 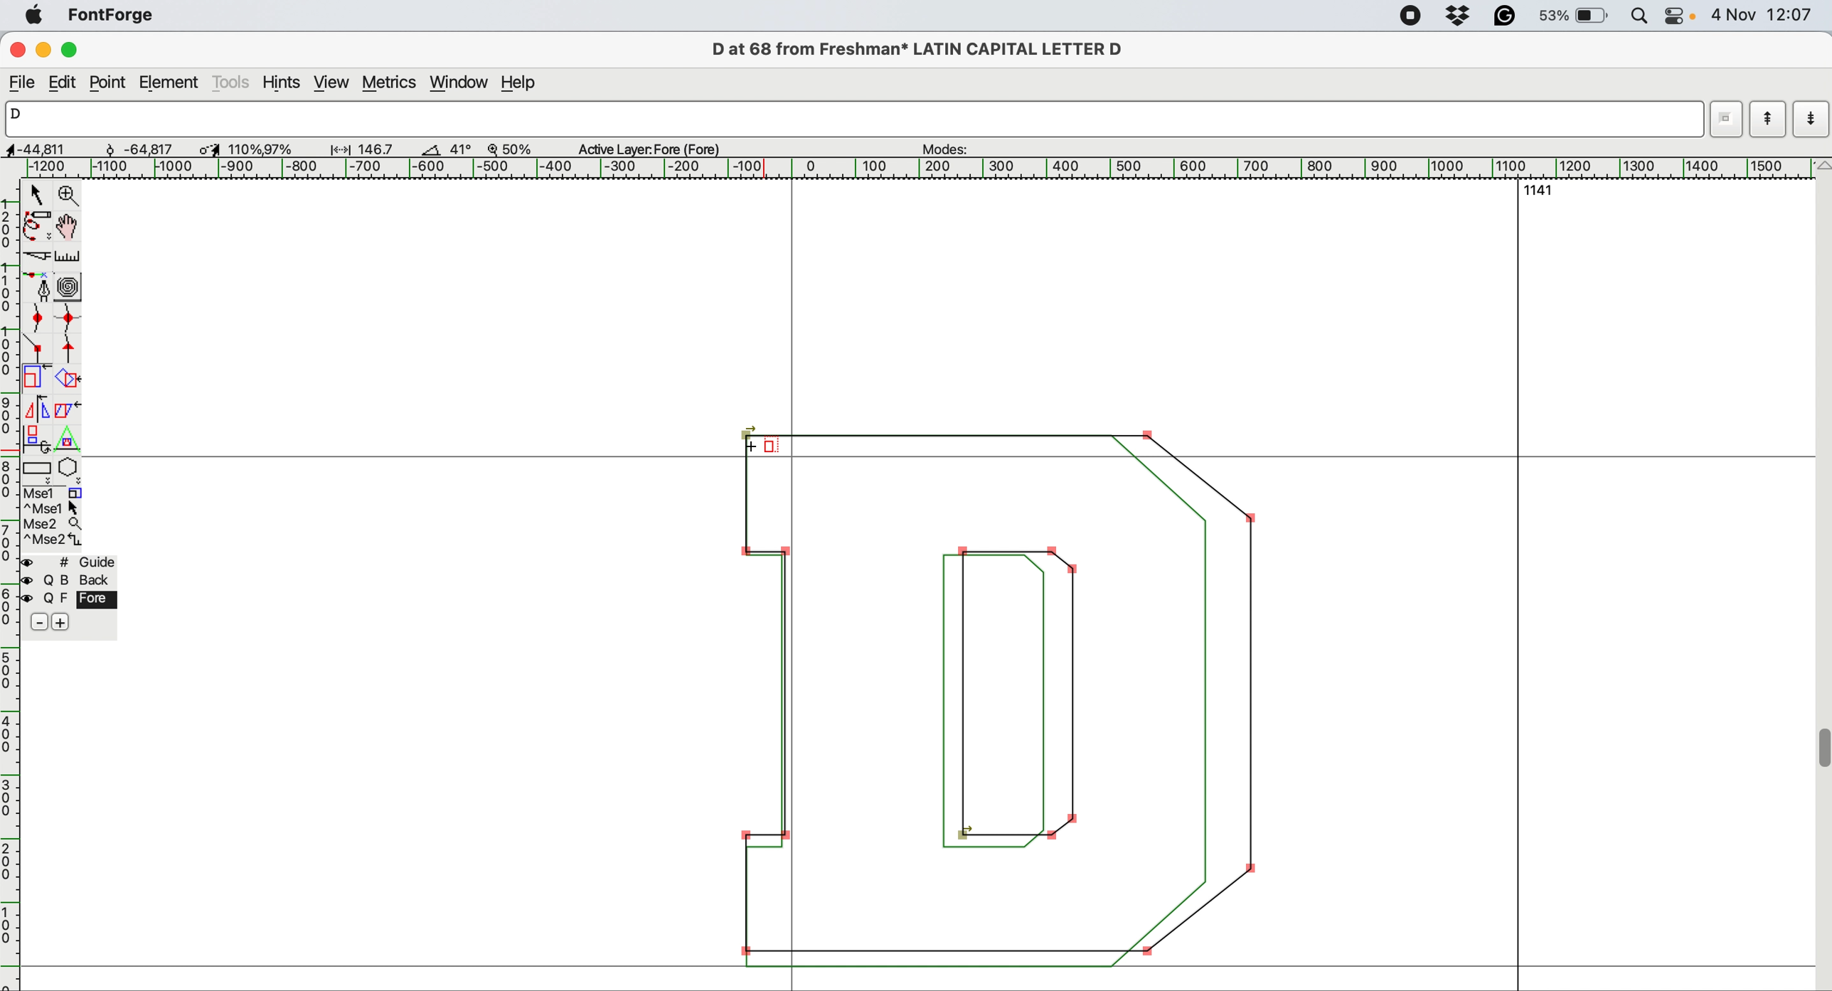 I want to click on measure distance between points, so click(x=68, y=257).